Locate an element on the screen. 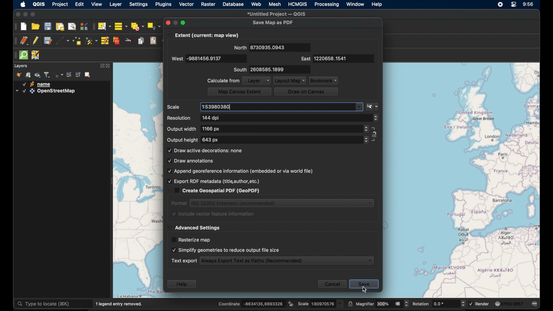  format is located at coordinates (179, 203).